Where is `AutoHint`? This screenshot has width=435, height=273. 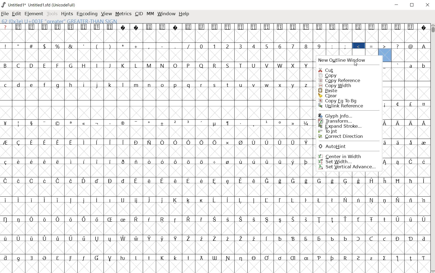 AutoHint is located at coordinates (345, 146).